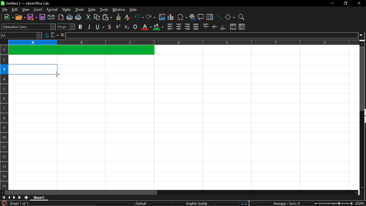  I want to click on basic shapes, so click(230, 17).